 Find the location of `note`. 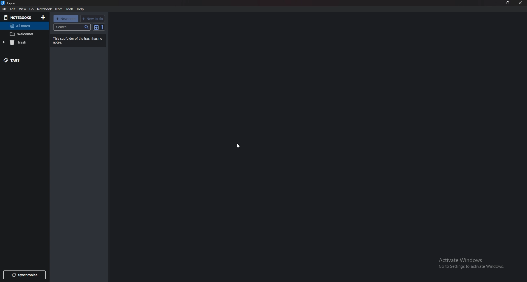

note is located at coordinates (23, 34).